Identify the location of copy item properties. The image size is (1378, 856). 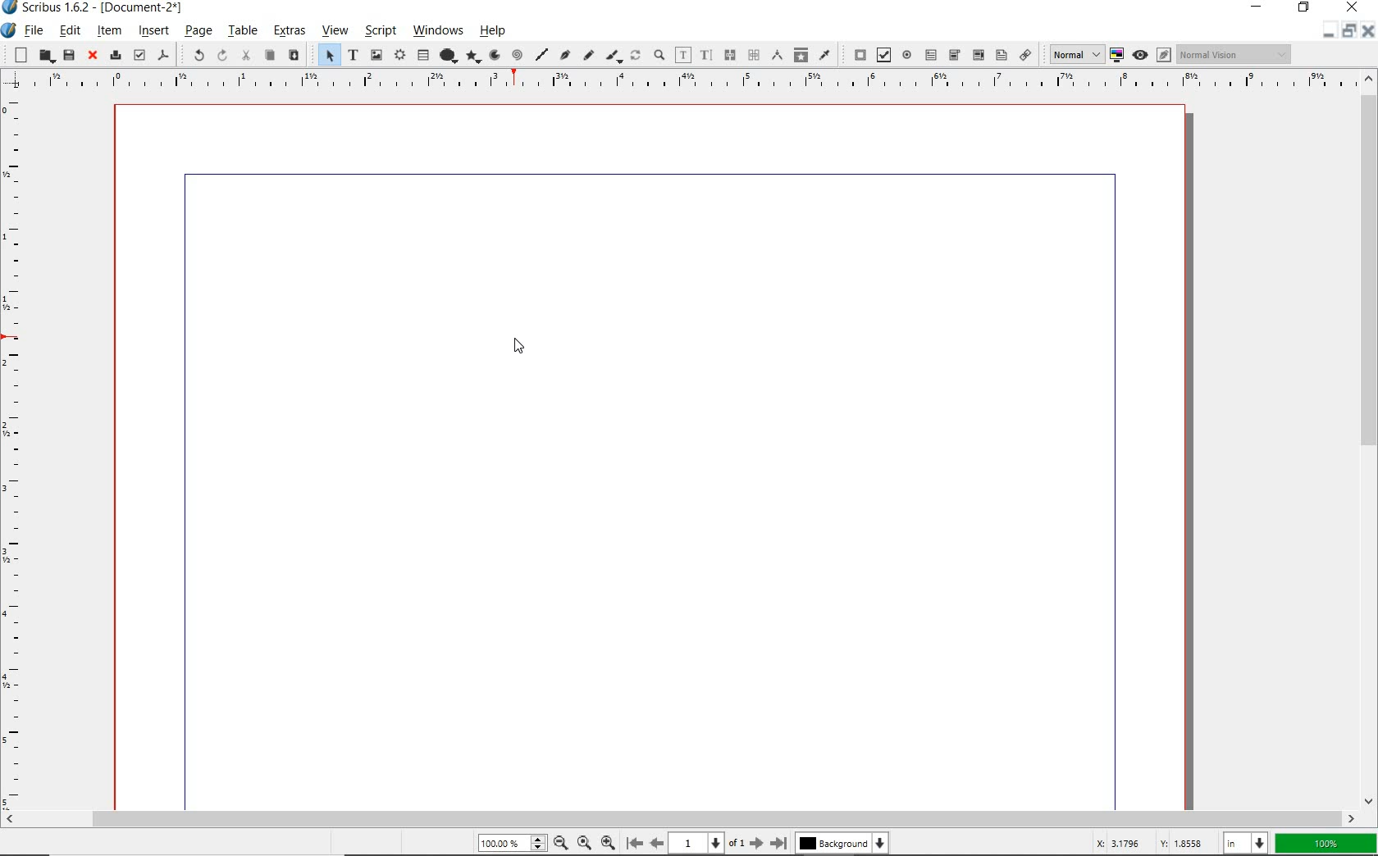
(802, 56).